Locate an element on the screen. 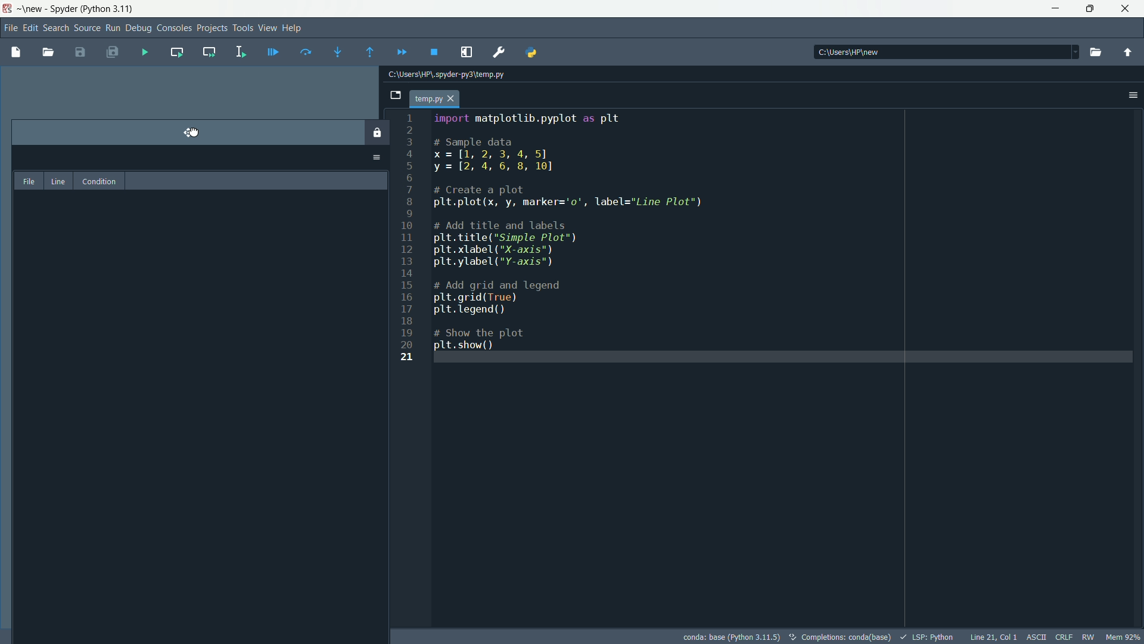 Image resolution: width=1144 pixels, height=644 pixels. ©, completions: conda(base) is located at coordinates (839, 635).